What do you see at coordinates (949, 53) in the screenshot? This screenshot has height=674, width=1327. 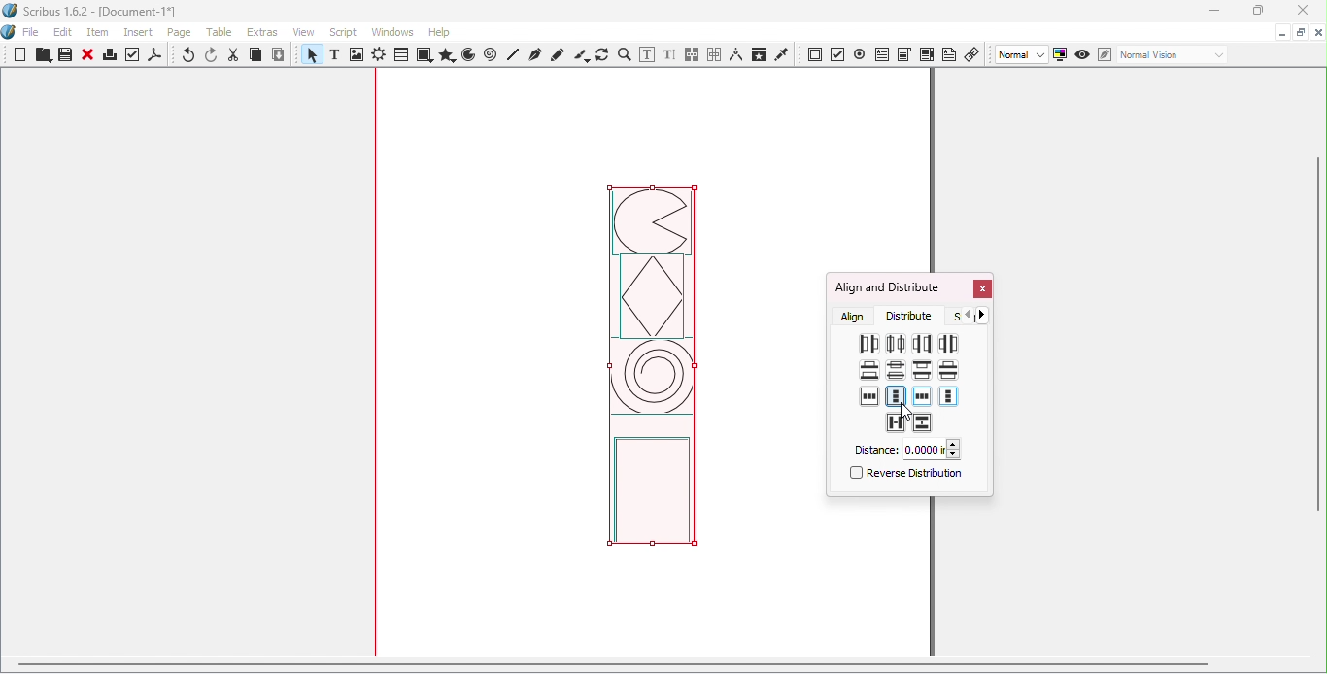 I see `Text annotation` at bounding box center [949, 53].